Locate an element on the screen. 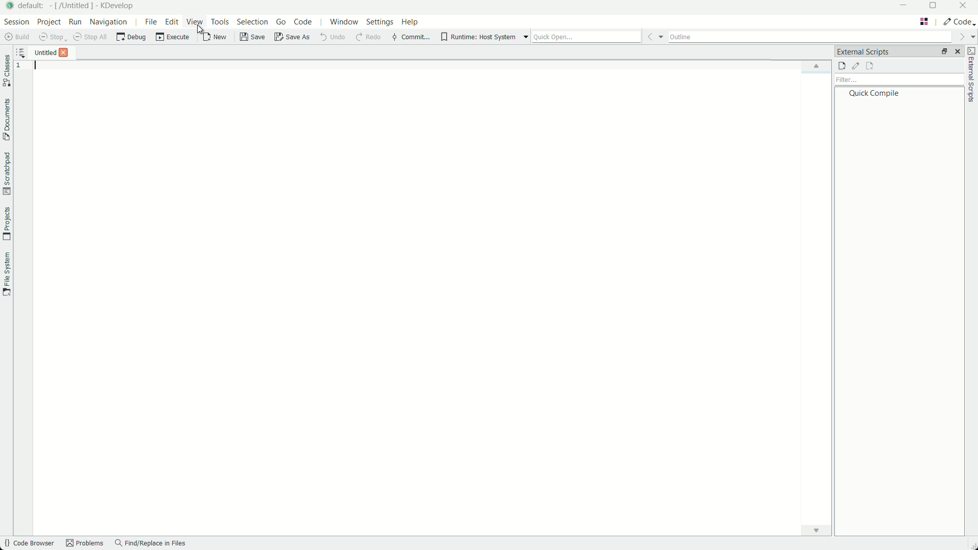 This screenshot has width=978, height=550. commit is located at coordinates (411, 37).